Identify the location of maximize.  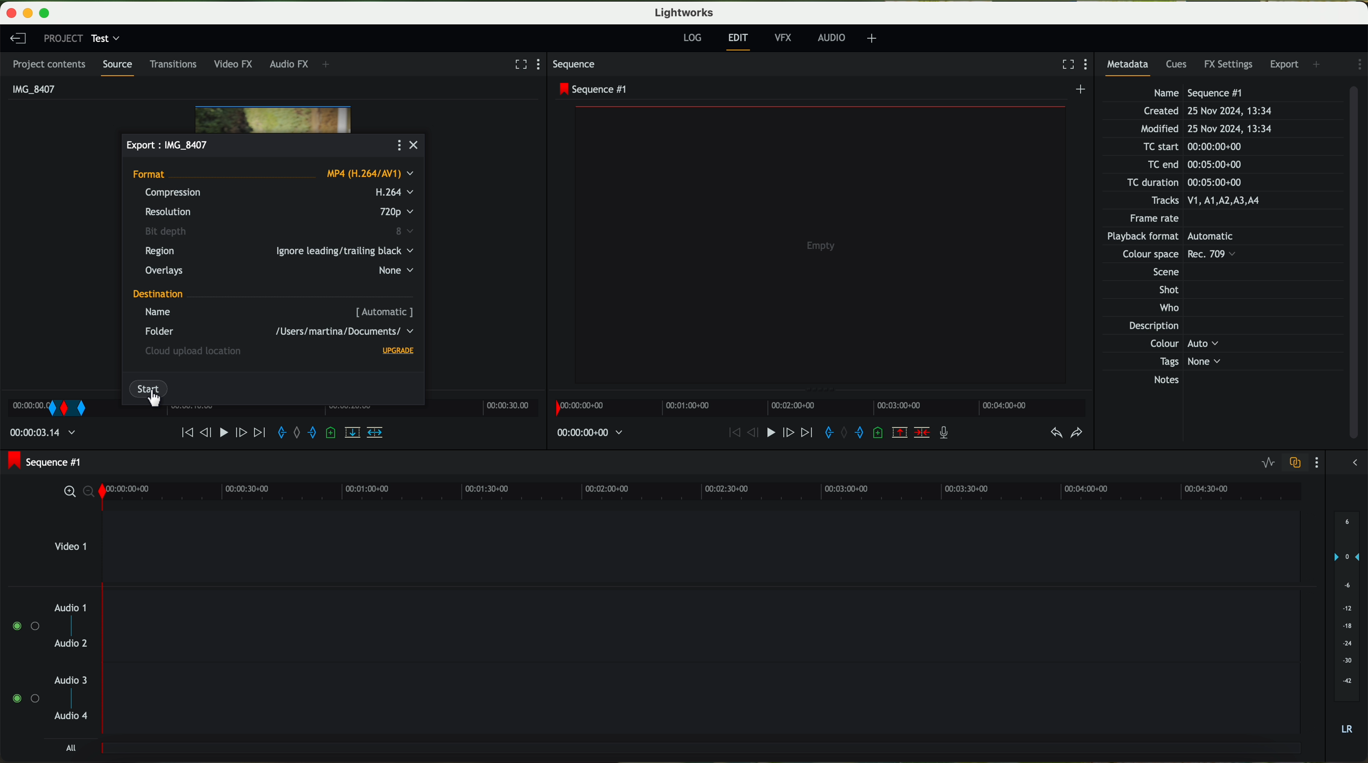
(50, 12).